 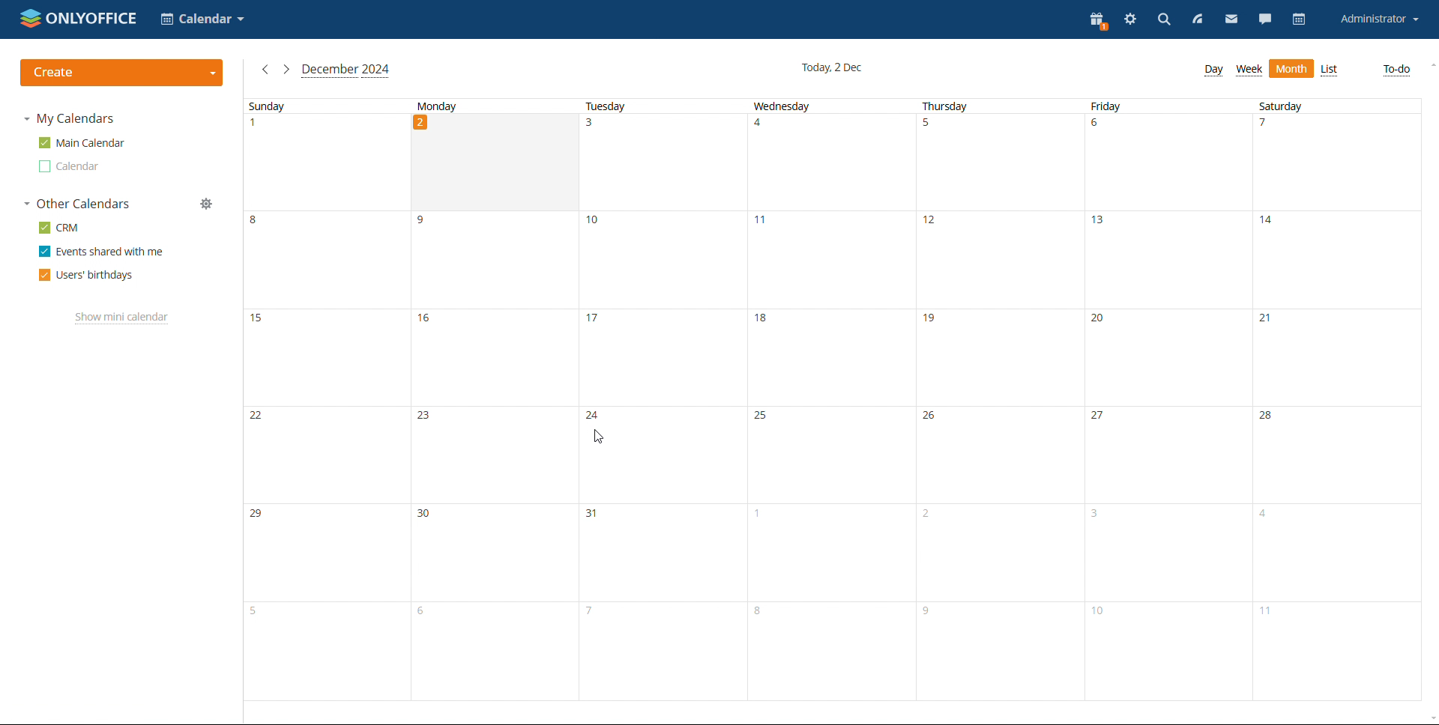 I want to click on 14, so click(x=1272, y=226).